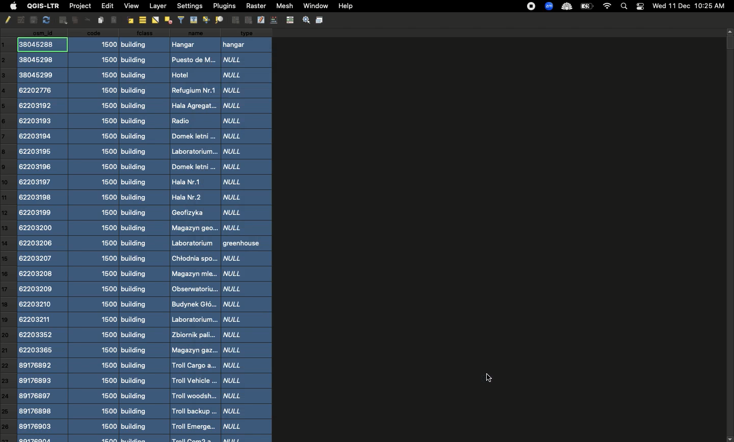 Image resolution: width=734 pixels, height=442 pixels. I want to click on Align center, so click(142, 20).